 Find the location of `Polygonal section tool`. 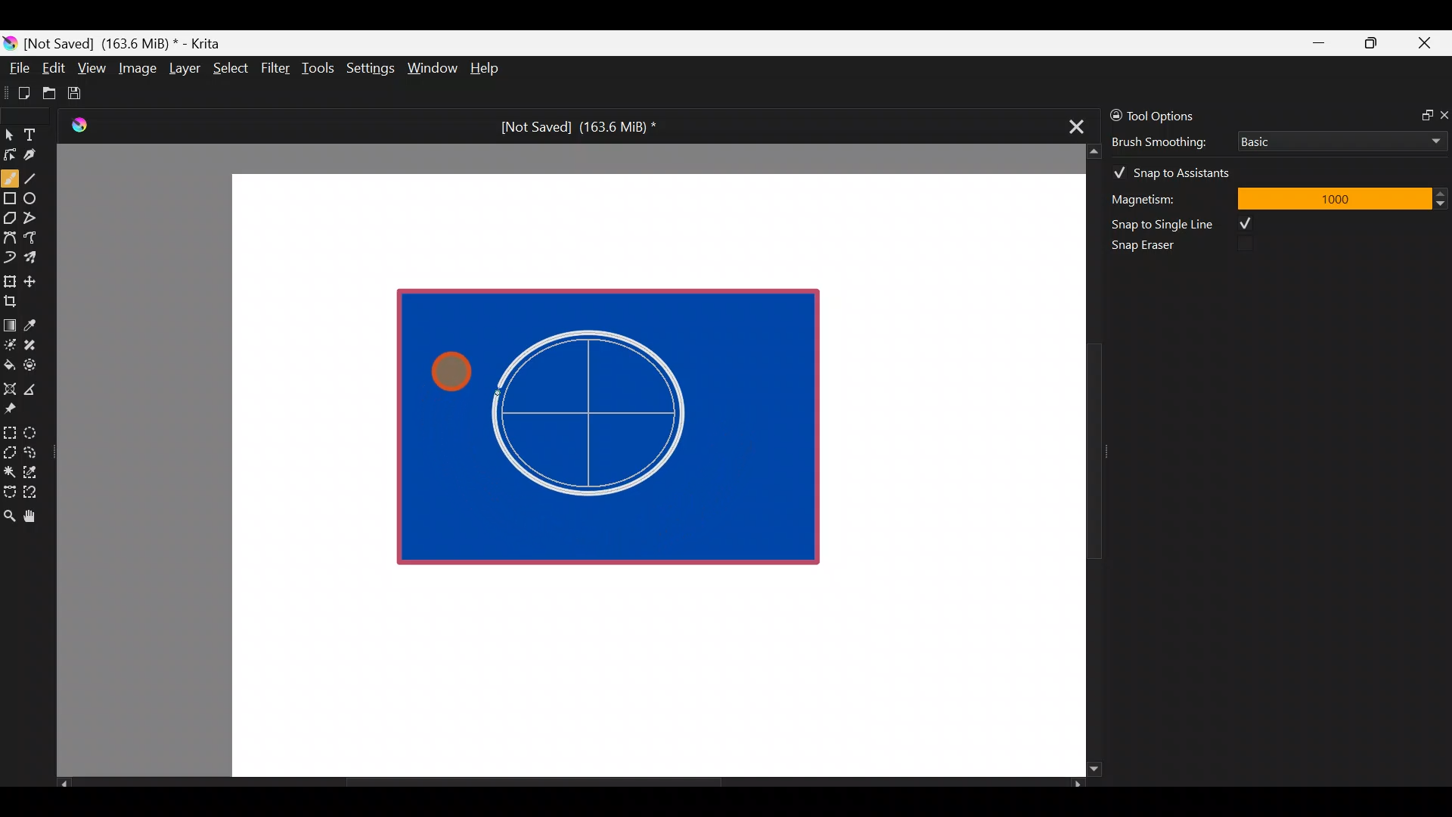

Polygonal section tool is located at coordinates (9, 449).